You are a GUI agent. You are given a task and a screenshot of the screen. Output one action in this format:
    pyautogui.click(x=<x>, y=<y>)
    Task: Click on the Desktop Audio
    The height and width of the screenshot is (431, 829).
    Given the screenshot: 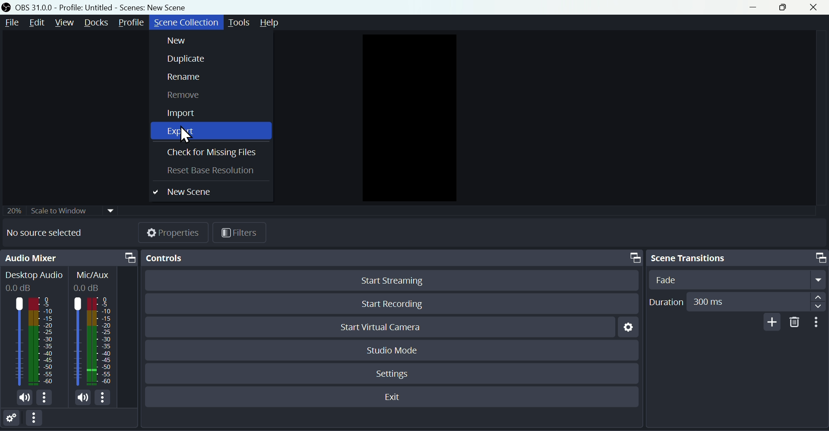 What is the action you would take?
    pyautogui.click(x=34, y=281)
    